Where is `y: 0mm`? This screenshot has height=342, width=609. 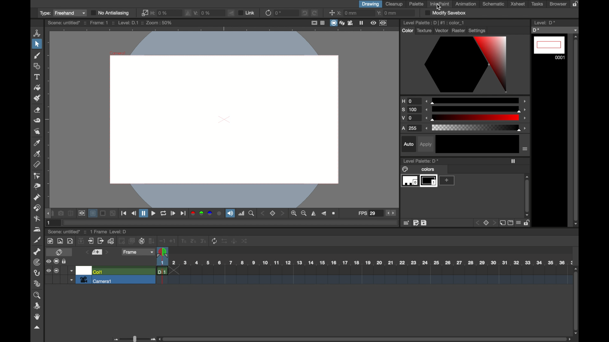
y: 0mm is located at coordinates (388, 13).